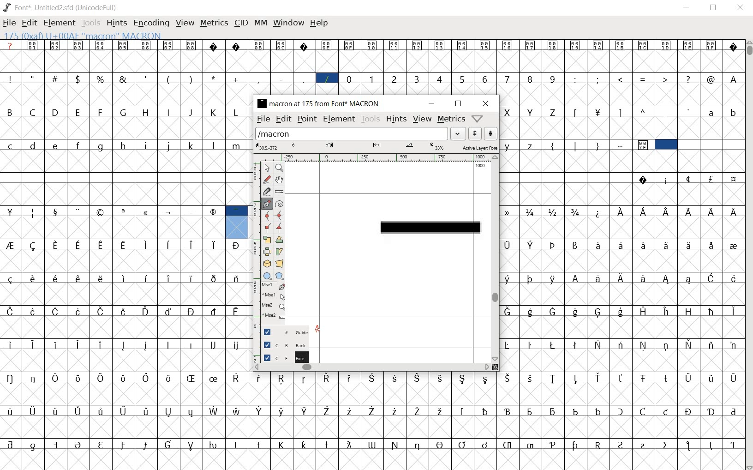  Describe the element at coordinates (441, 410) in the screenshot. I see `Symbol` at that location.